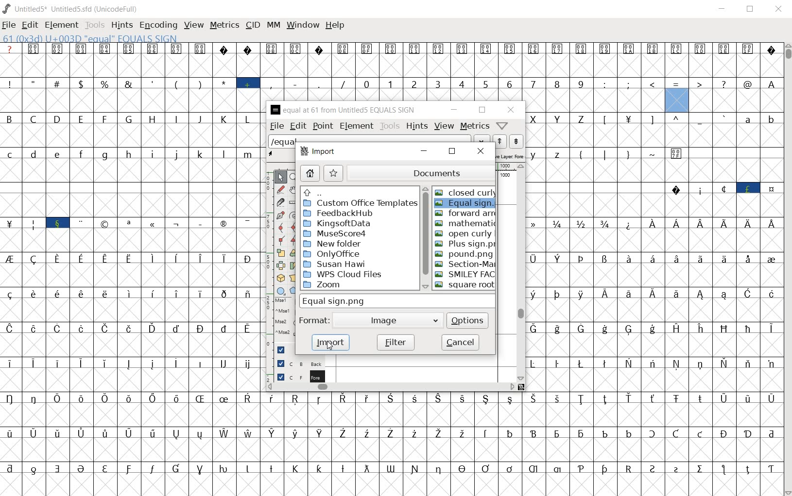 Image resolution: width=792 pixels, height=496 pixels. What do you see at coordinates (416, 127) in the screenshot?
I see `hints` at bounding box center [416, 127].